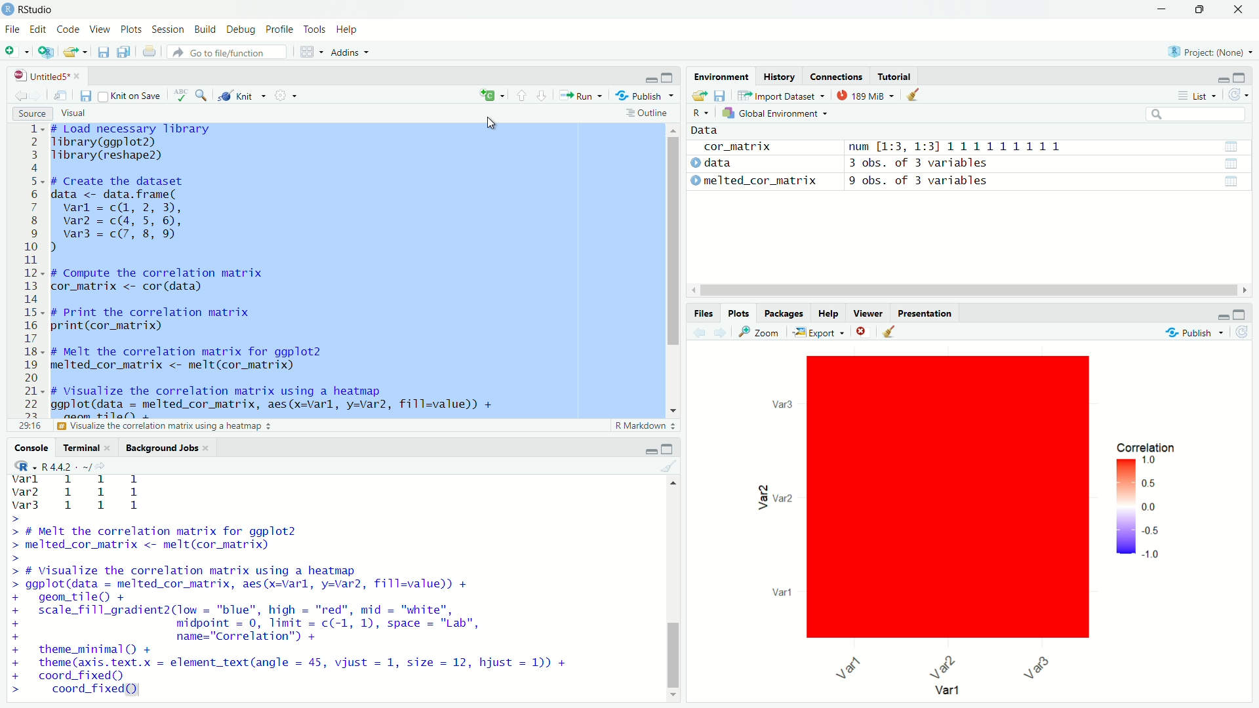  I want to click on 9obs of 3 variables, so click(1048, 182).